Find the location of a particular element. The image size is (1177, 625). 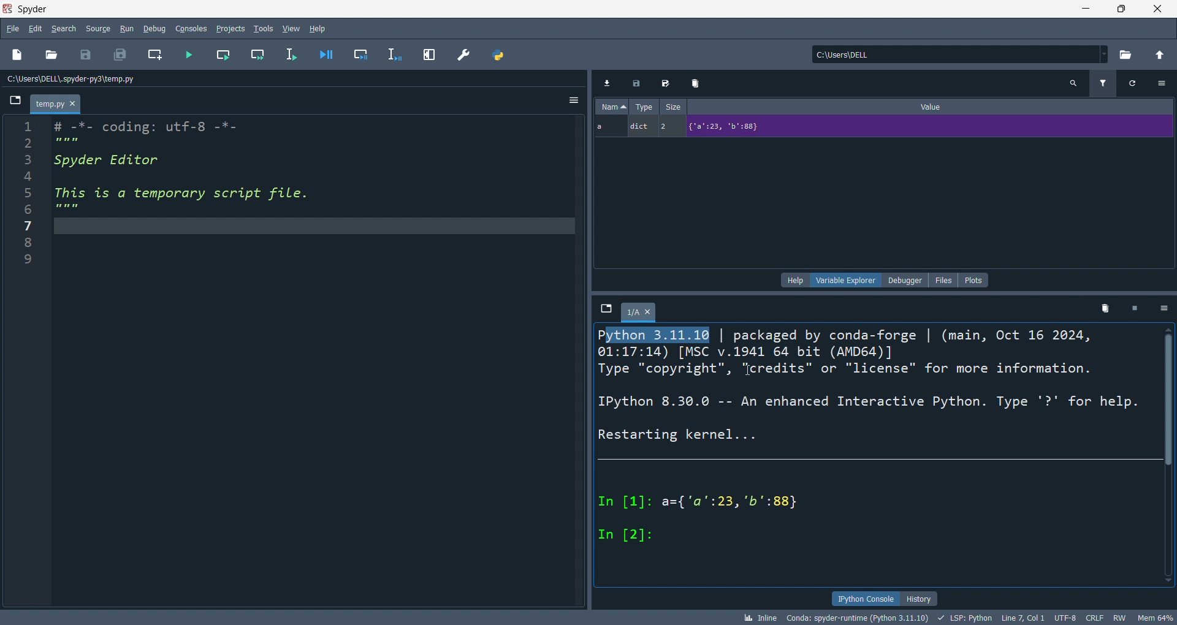

run file is located at coordinates (190, 53).